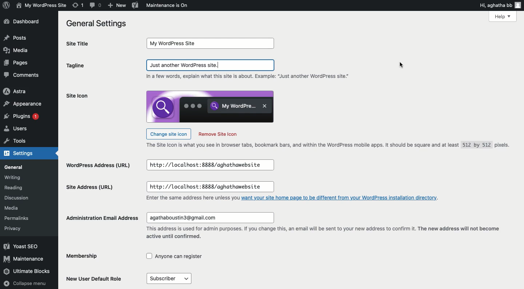  What do you see at coordinates (13, 177) in the screenshot?
I see `Writing` at bounding box center [13, 177].